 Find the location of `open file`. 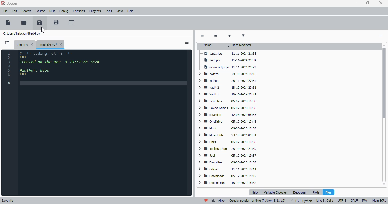

open file is located at coordinates (24, 22).